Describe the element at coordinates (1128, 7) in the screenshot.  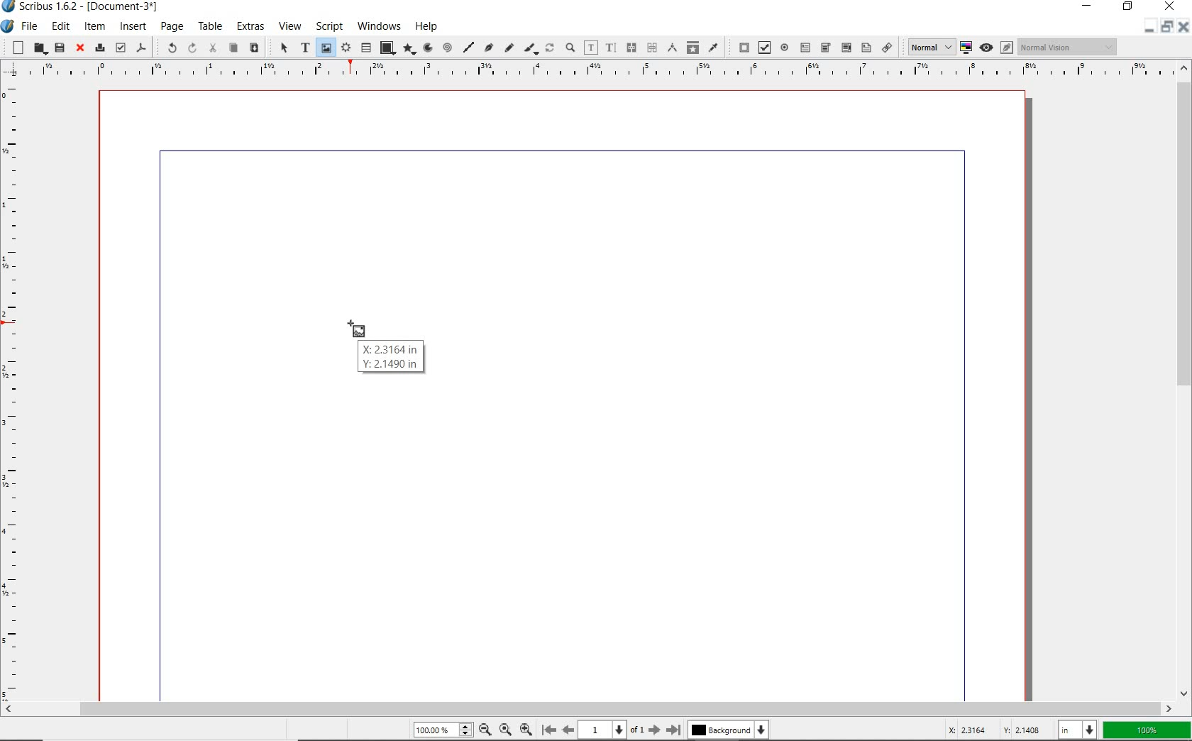
I see `RESTORE` at that location.